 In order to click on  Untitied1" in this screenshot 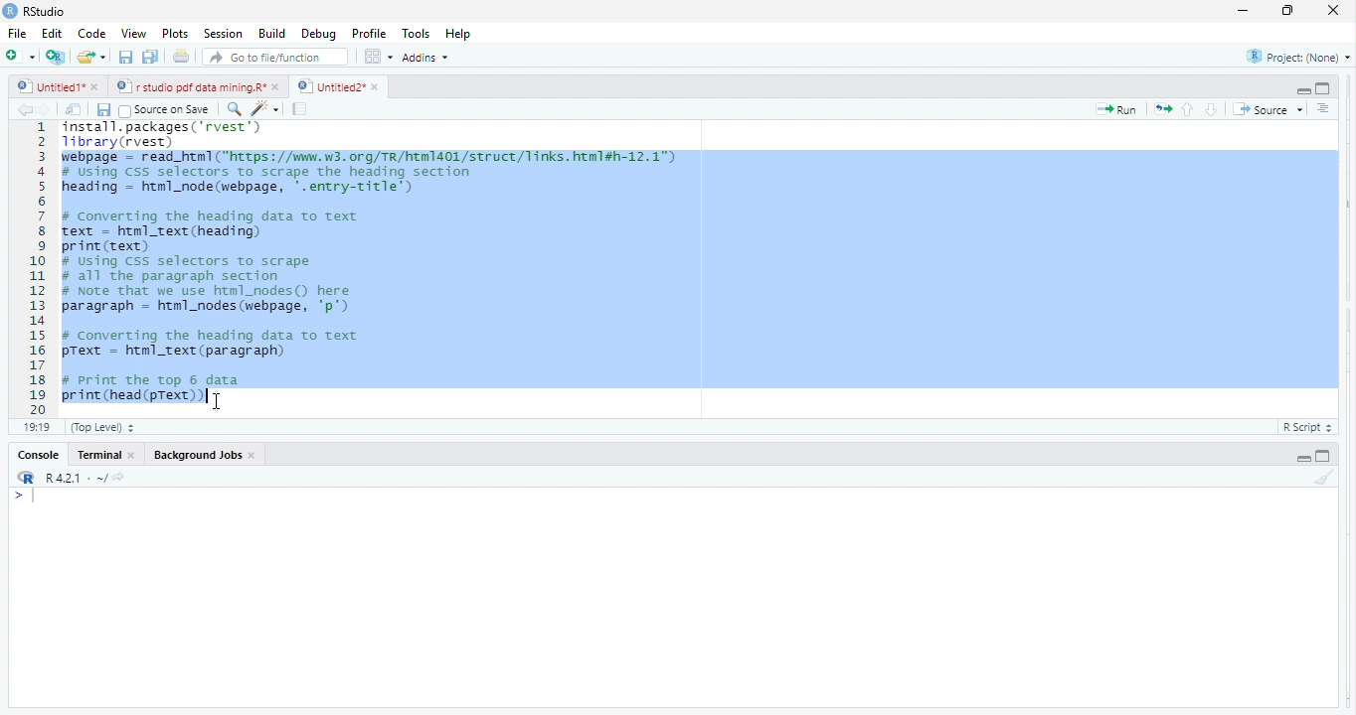, I will do `click(47, 86)`.